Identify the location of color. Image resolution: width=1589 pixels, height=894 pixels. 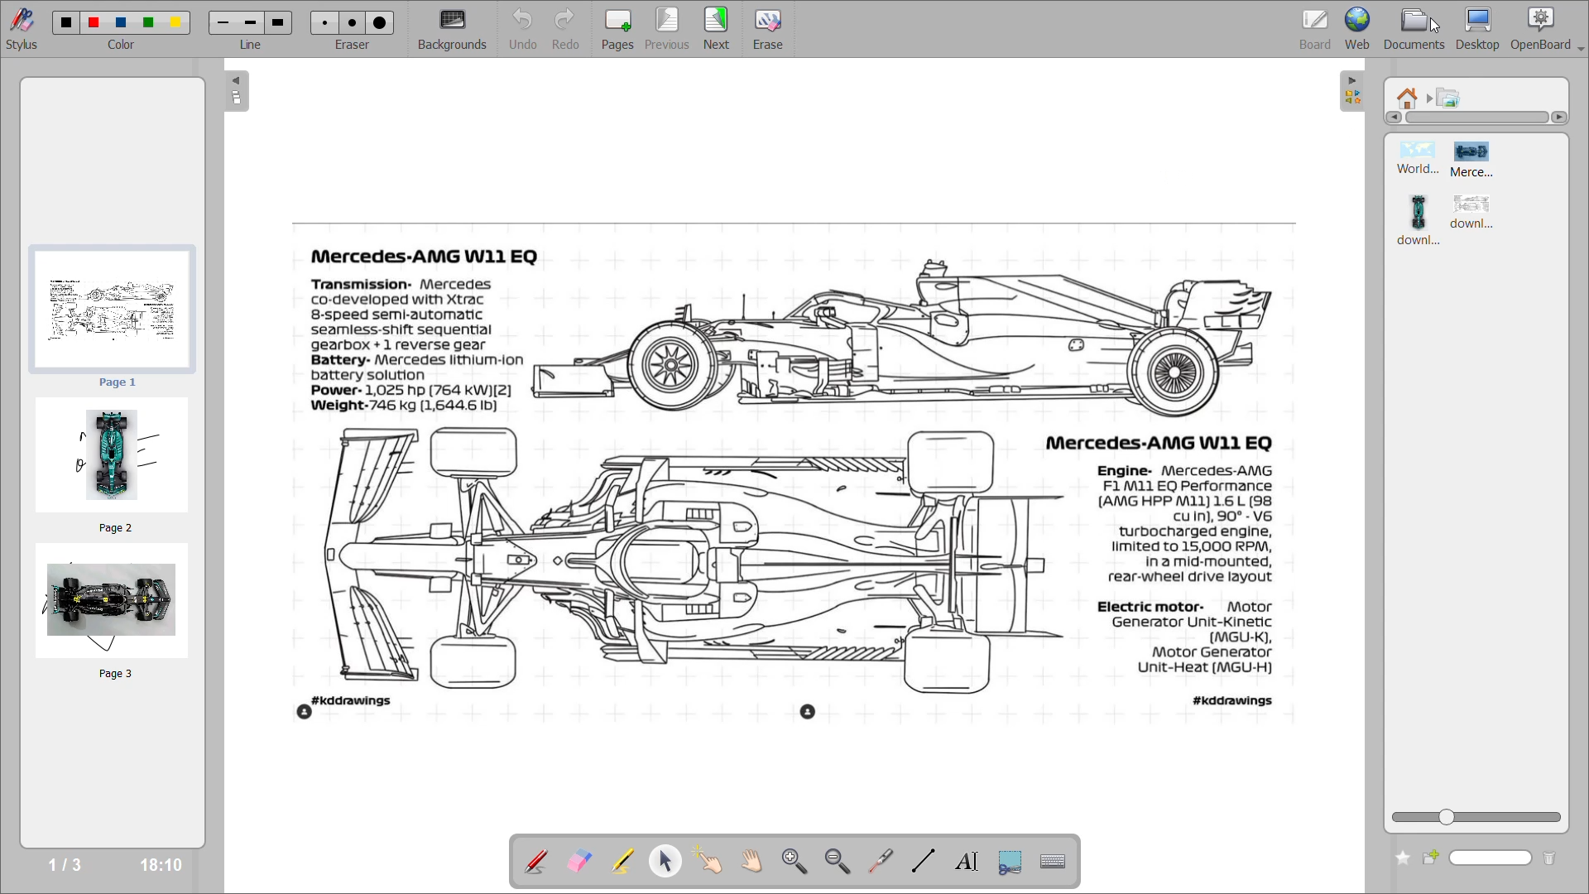
(122, 46).